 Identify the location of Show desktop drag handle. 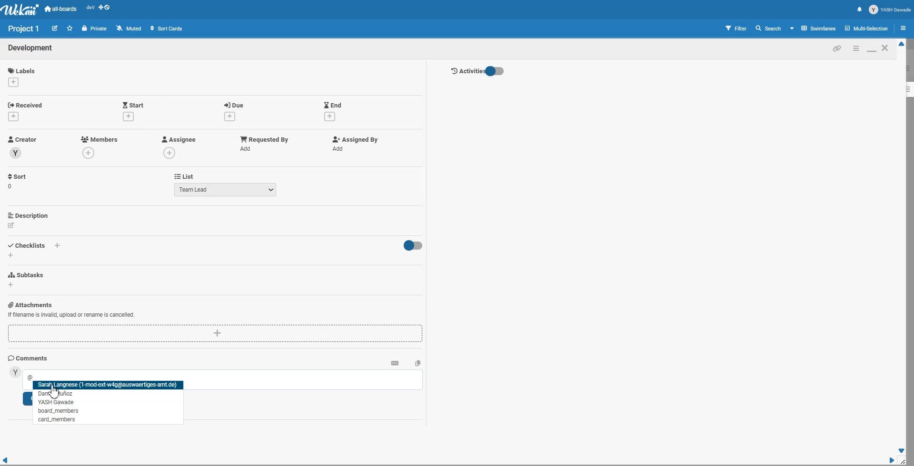
(105, 9).